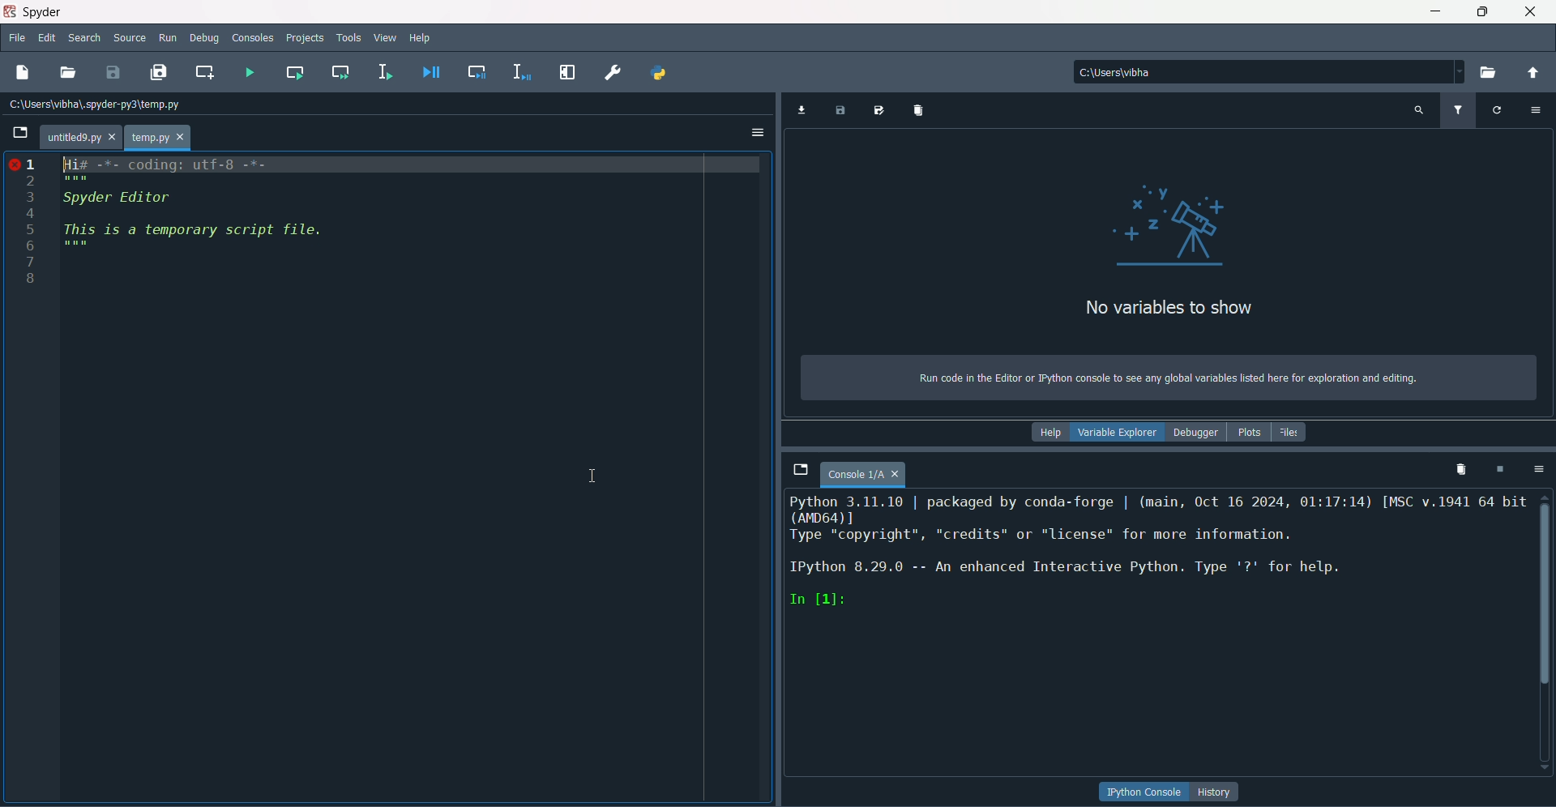  Describe the element at coordinates (432, 71) in the screenshot. I see `debug file` at that location.